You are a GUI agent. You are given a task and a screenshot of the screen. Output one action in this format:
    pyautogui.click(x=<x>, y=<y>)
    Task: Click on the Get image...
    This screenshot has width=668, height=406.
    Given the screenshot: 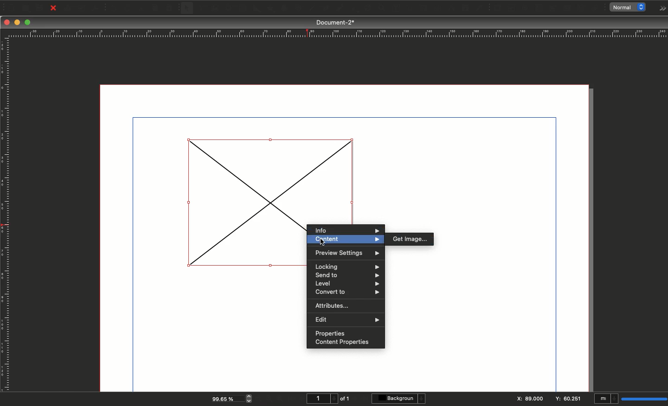 What is the action you would take?
    pyautogui.click(x=412, y=240)
    